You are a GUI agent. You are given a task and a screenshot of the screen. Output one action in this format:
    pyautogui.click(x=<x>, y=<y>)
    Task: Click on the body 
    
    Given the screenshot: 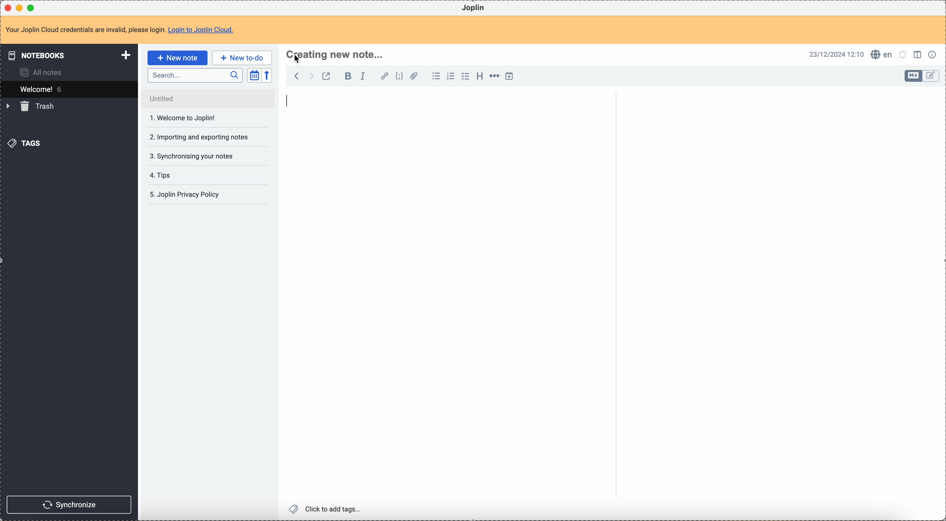 What is the action you would take?
    pyautogui.click(x=446, y=296)
    